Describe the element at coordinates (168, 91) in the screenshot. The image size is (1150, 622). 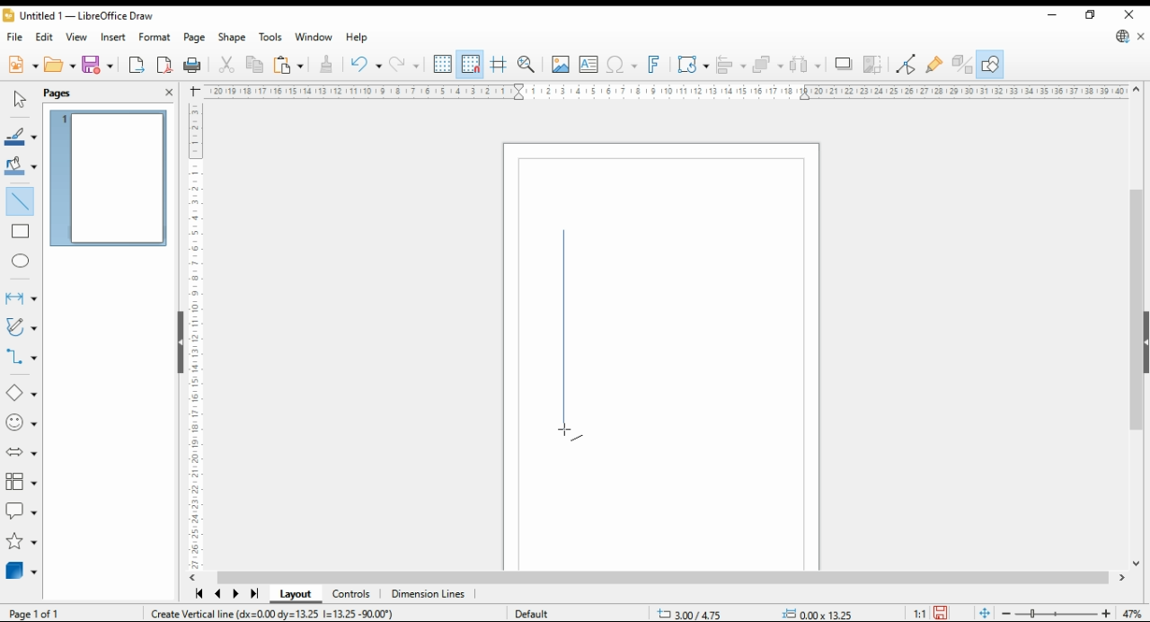
I see `close pane` at that location.